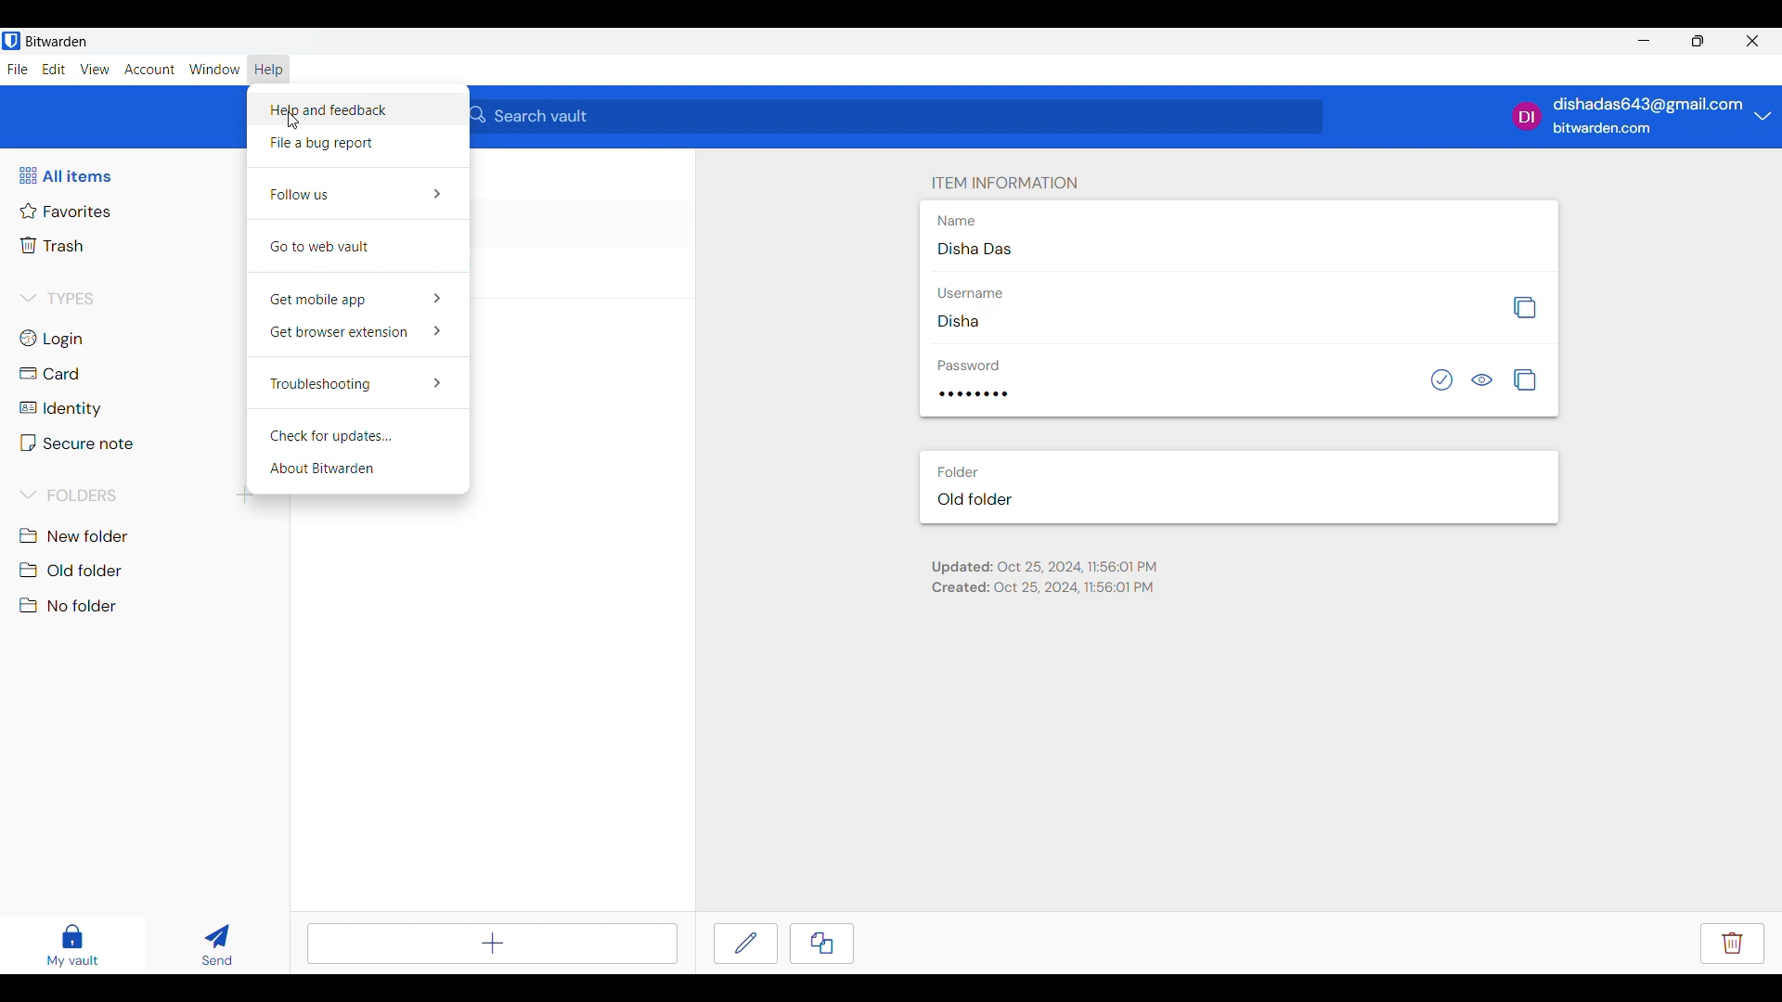 The height and width of the screenshot is (1002, 1782). Describe the element at coordinates (1698, 41) in the screenshot. I see `Show in smaller tab` at that location.